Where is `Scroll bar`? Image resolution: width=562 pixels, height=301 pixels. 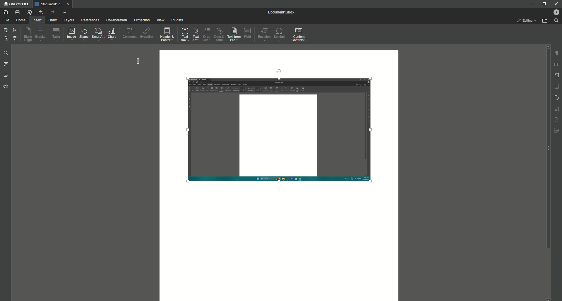 Scroll bar is located at coordinates (547, 149).